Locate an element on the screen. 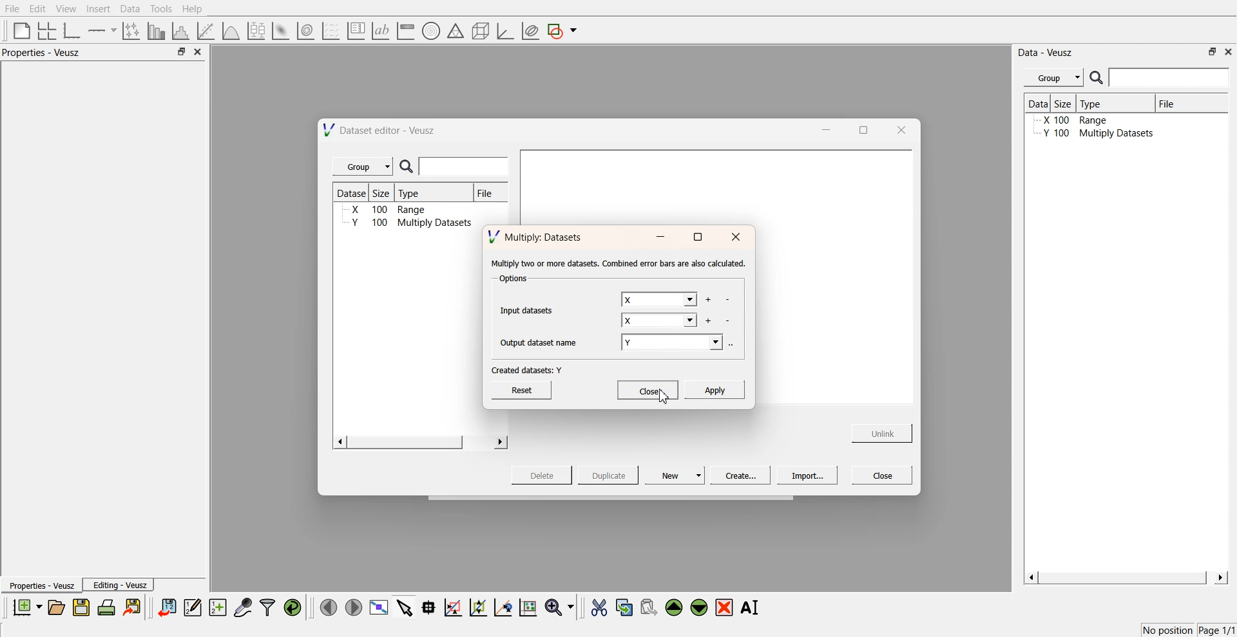 The width and height of the screenshot is (1237, 637). paste the selected widgets is located at coordinates (647, 607).